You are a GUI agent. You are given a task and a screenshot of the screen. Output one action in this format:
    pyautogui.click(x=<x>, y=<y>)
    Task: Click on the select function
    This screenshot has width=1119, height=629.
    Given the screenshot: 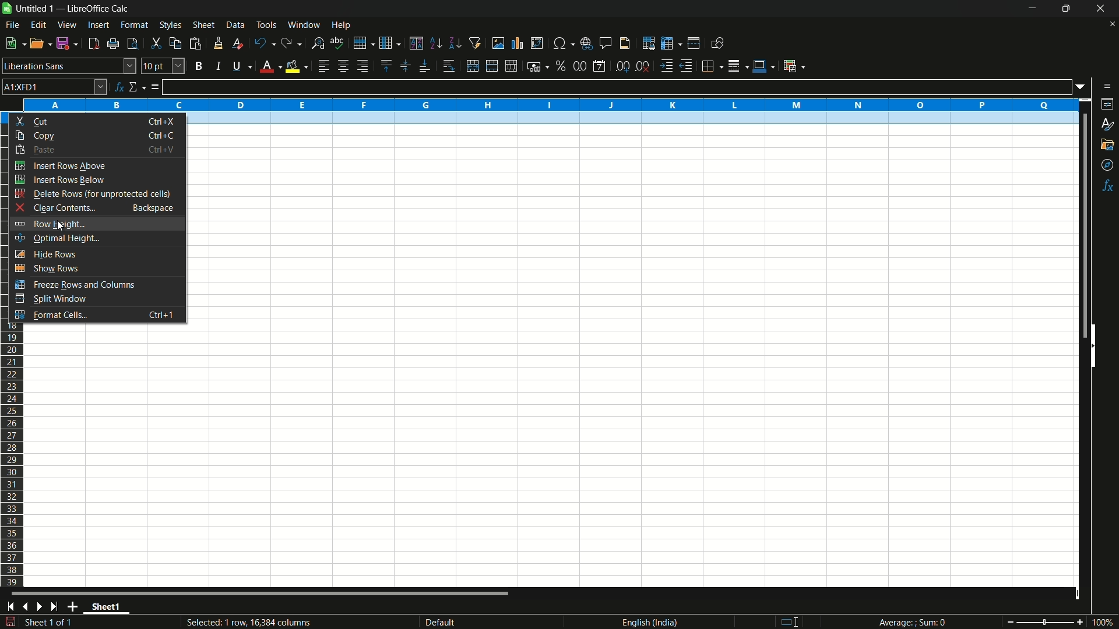 What is the action you would take?
    pyautogui.click(x=137, y=87)
    